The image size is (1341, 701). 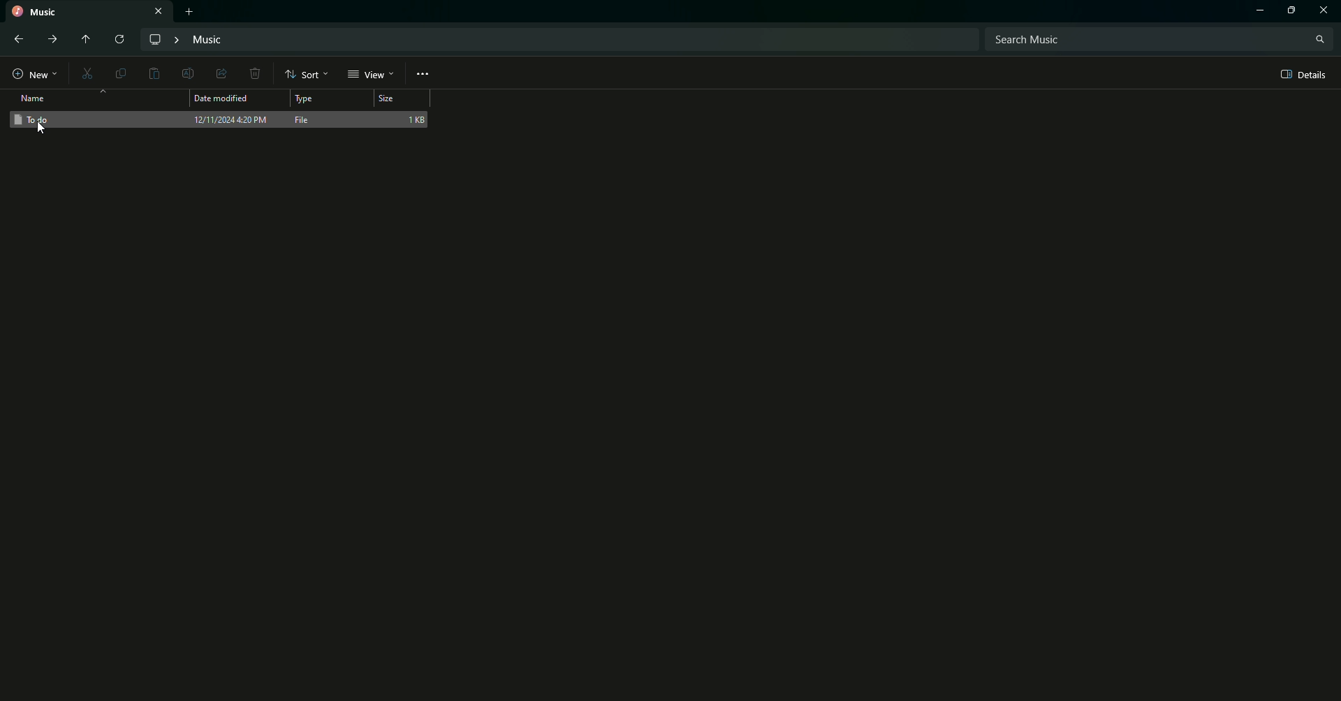 I want to click on Forward, so click(x=50, y=40).